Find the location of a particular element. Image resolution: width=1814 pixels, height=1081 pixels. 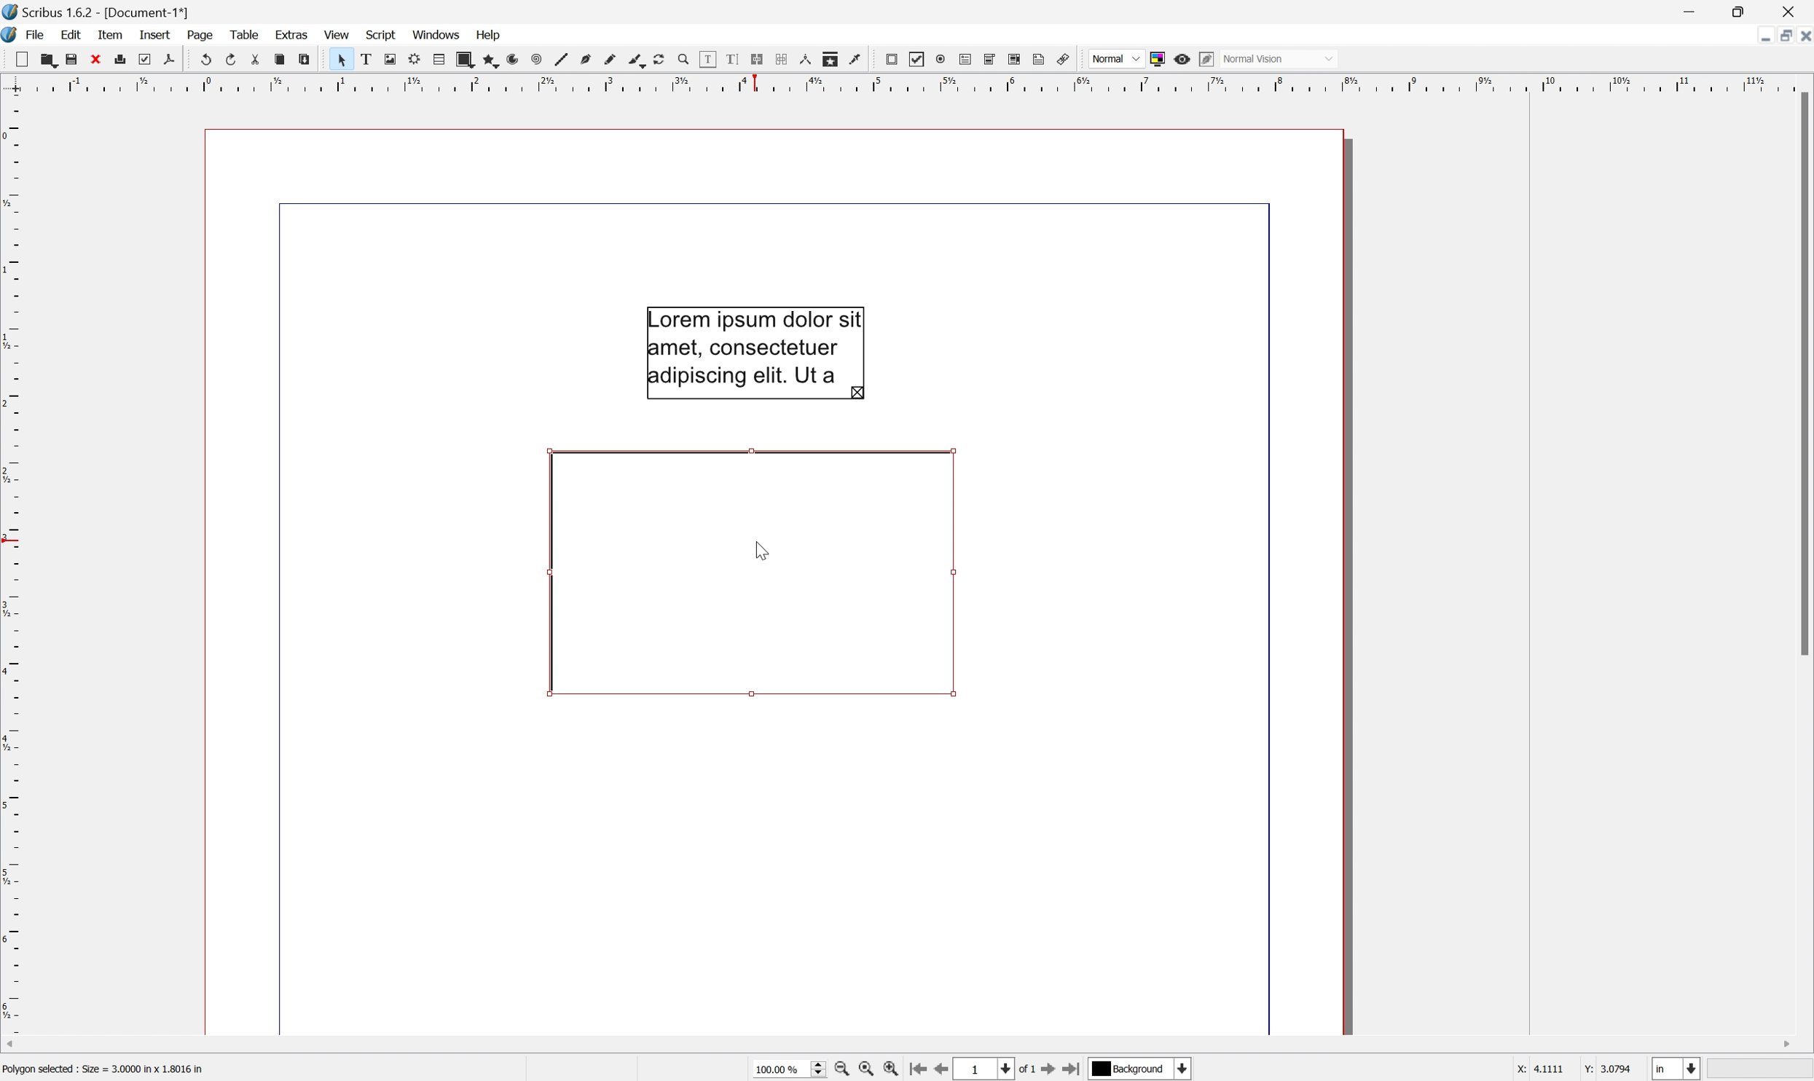

Zoom in or out is located at coordinates (680, 60).